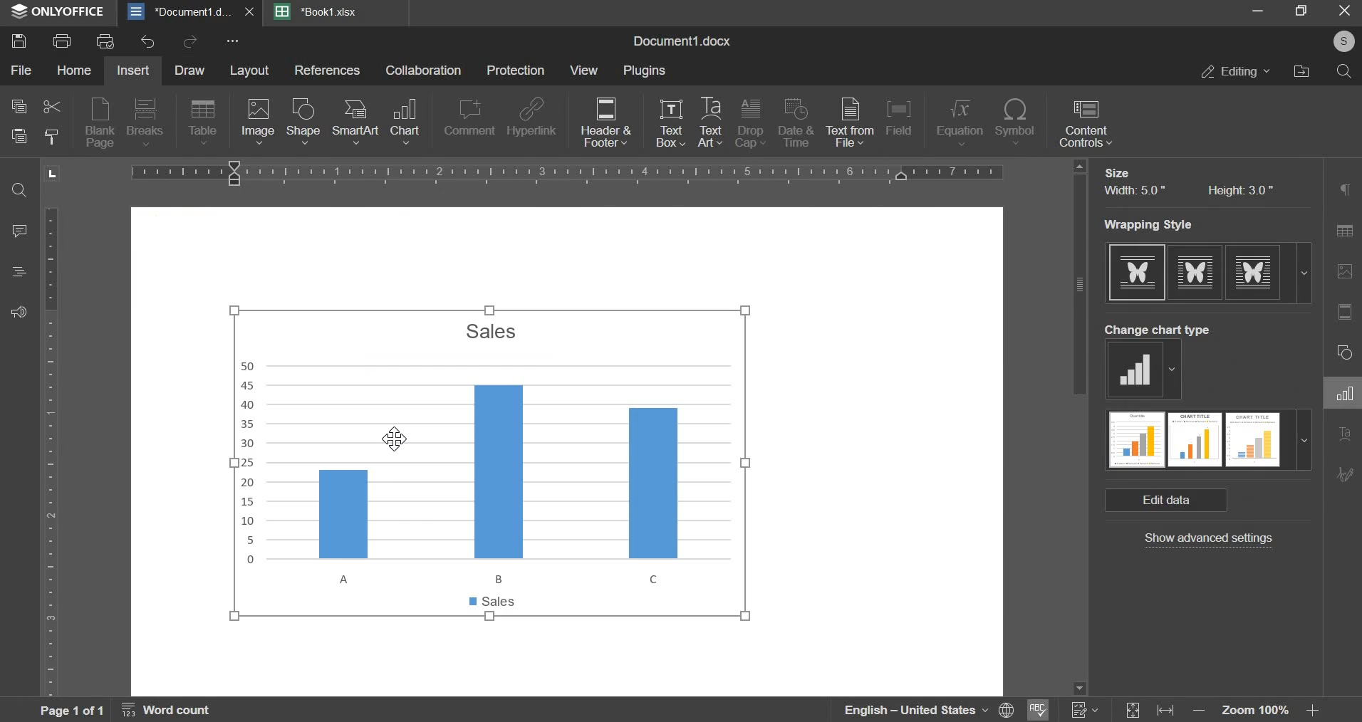 This screenshot has width=1362, height=722. Describe the element at coordinates (1343, 271) in the screenshot. I see `Shape tool` at that location.